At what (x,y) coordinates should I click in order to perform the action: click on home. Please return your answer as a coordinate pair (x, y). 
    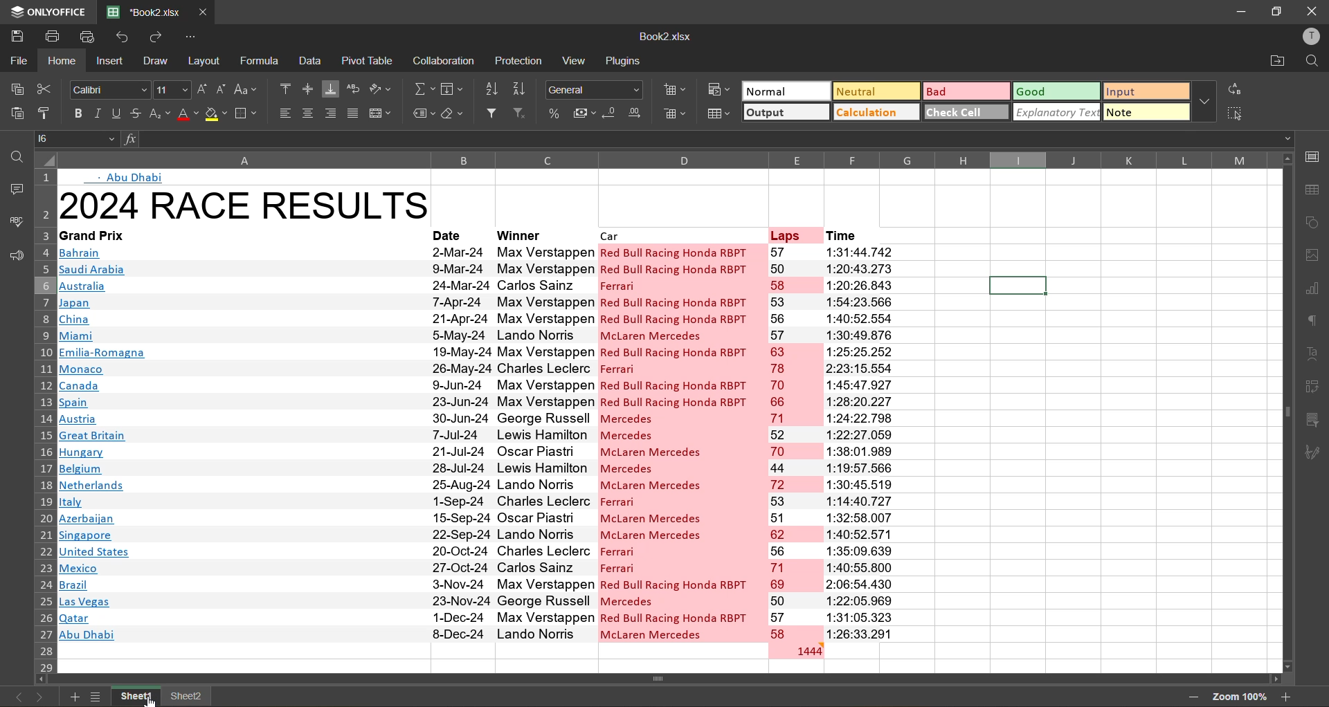
    Looking at the image, I should click on (61, 61).